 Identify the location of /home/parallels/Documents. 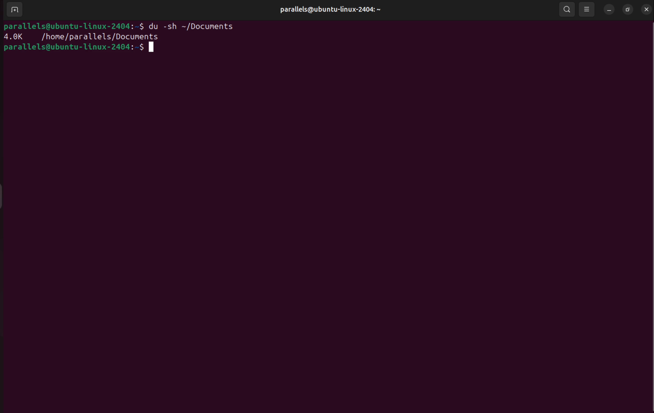
(99, 37).